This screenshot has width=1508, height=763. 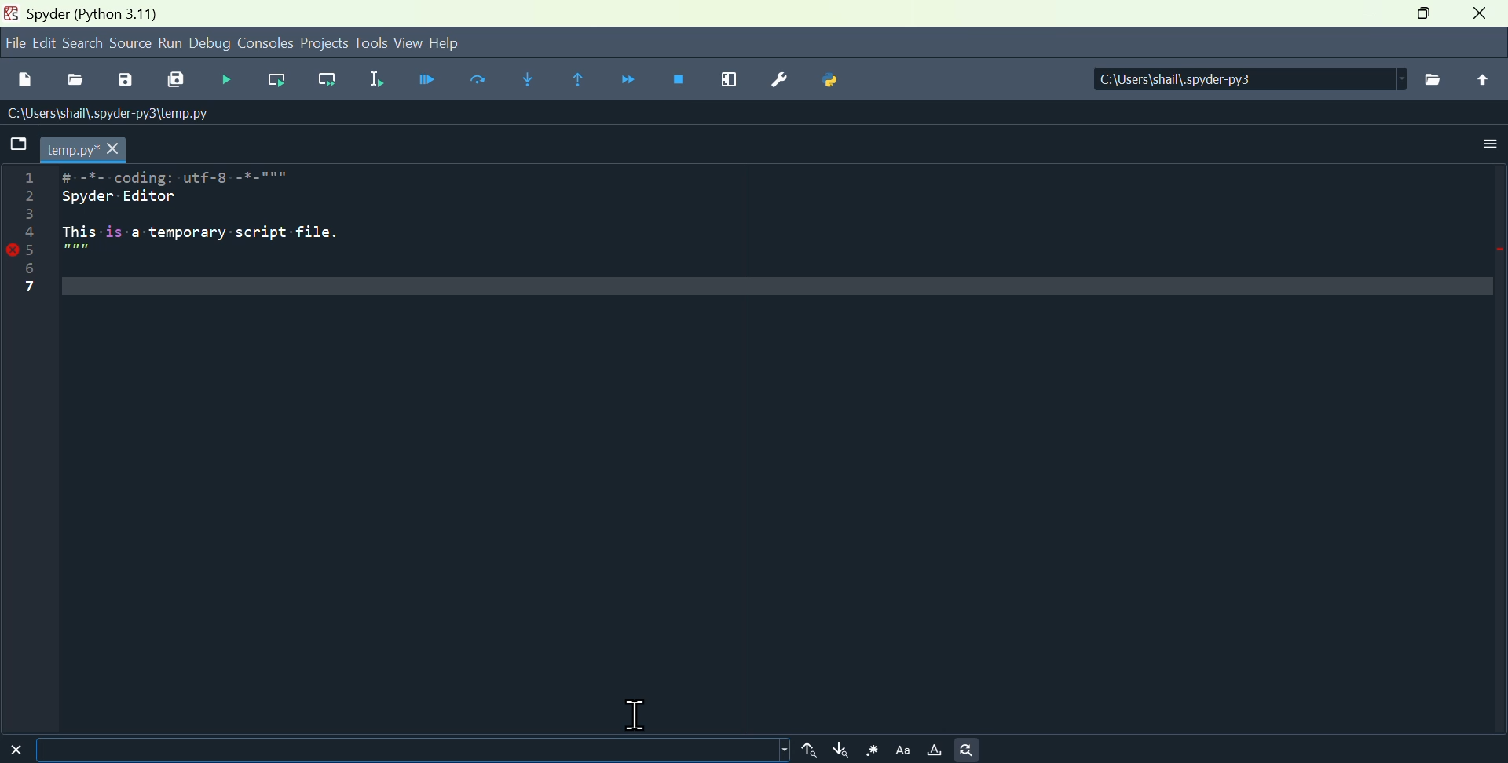 What do you see at coordinates (280, 82) in the screenshot?
I see `Run current cell` at bounding box center [280, 82].